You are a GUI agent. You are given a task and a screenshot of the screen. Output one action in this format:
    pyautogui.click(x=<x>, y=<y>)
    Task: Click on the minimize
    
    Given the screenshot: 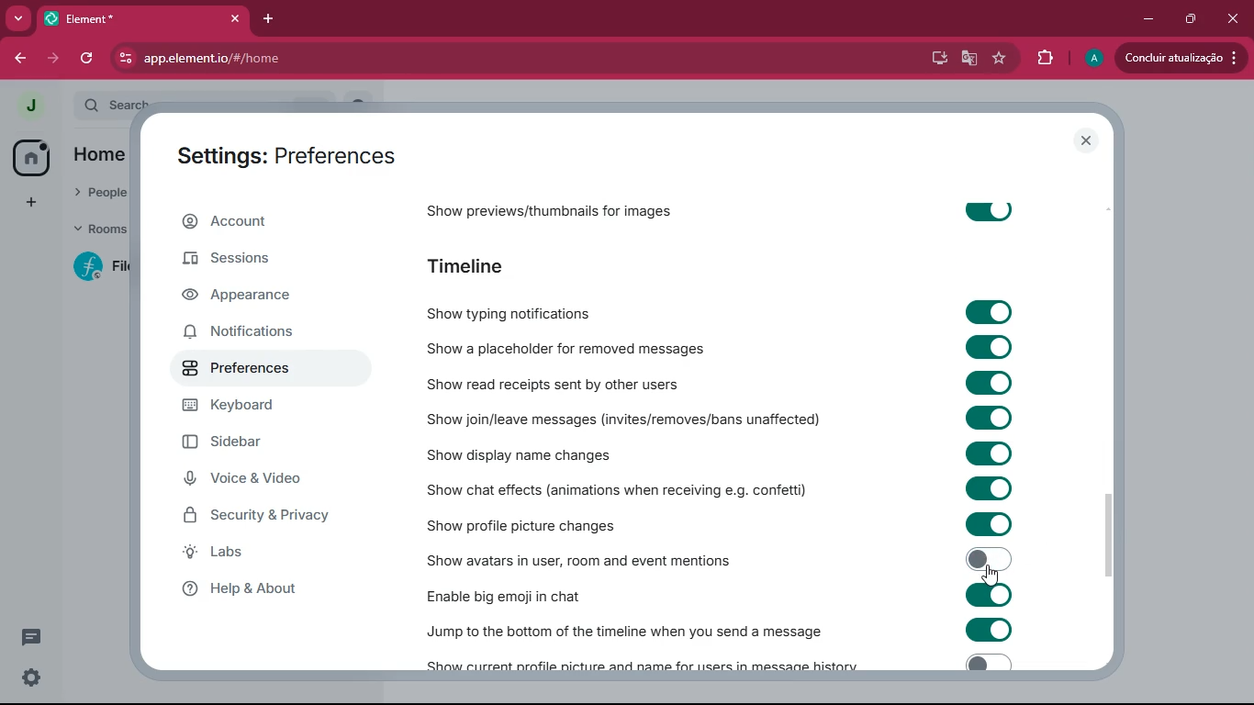 What is the action you would take?
    pyautogui.click(x=1149, y=17)
    